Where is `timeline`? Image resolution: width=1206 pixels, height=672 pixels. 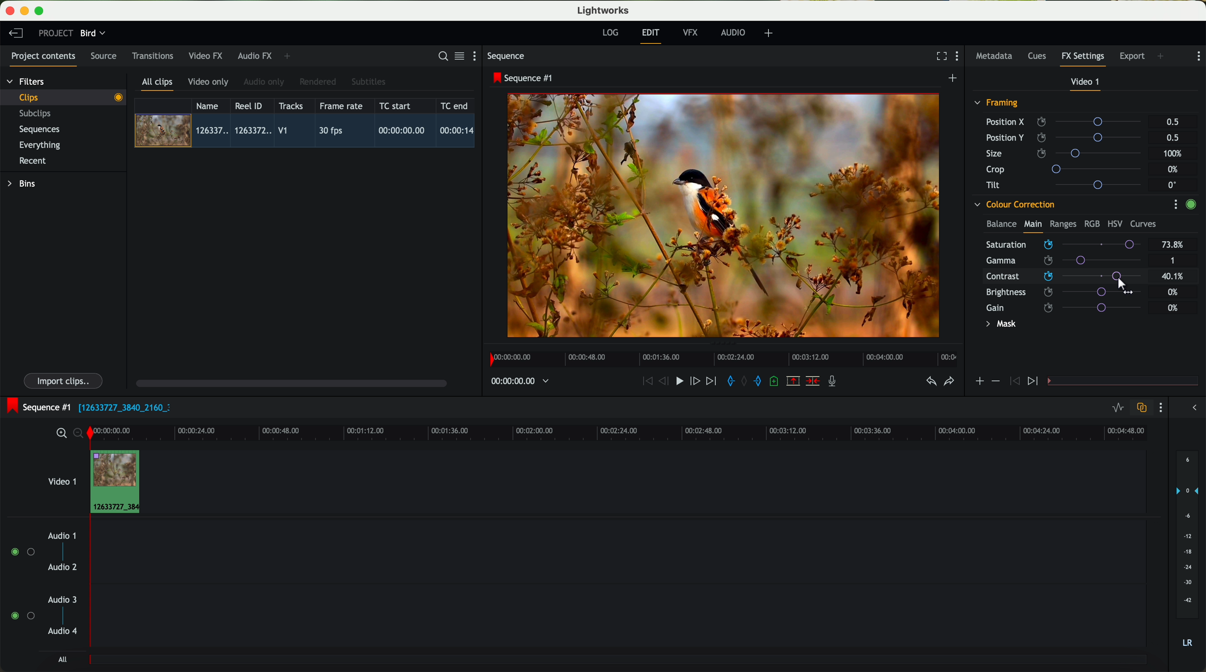 timeline is located at coordinates (721, 356).